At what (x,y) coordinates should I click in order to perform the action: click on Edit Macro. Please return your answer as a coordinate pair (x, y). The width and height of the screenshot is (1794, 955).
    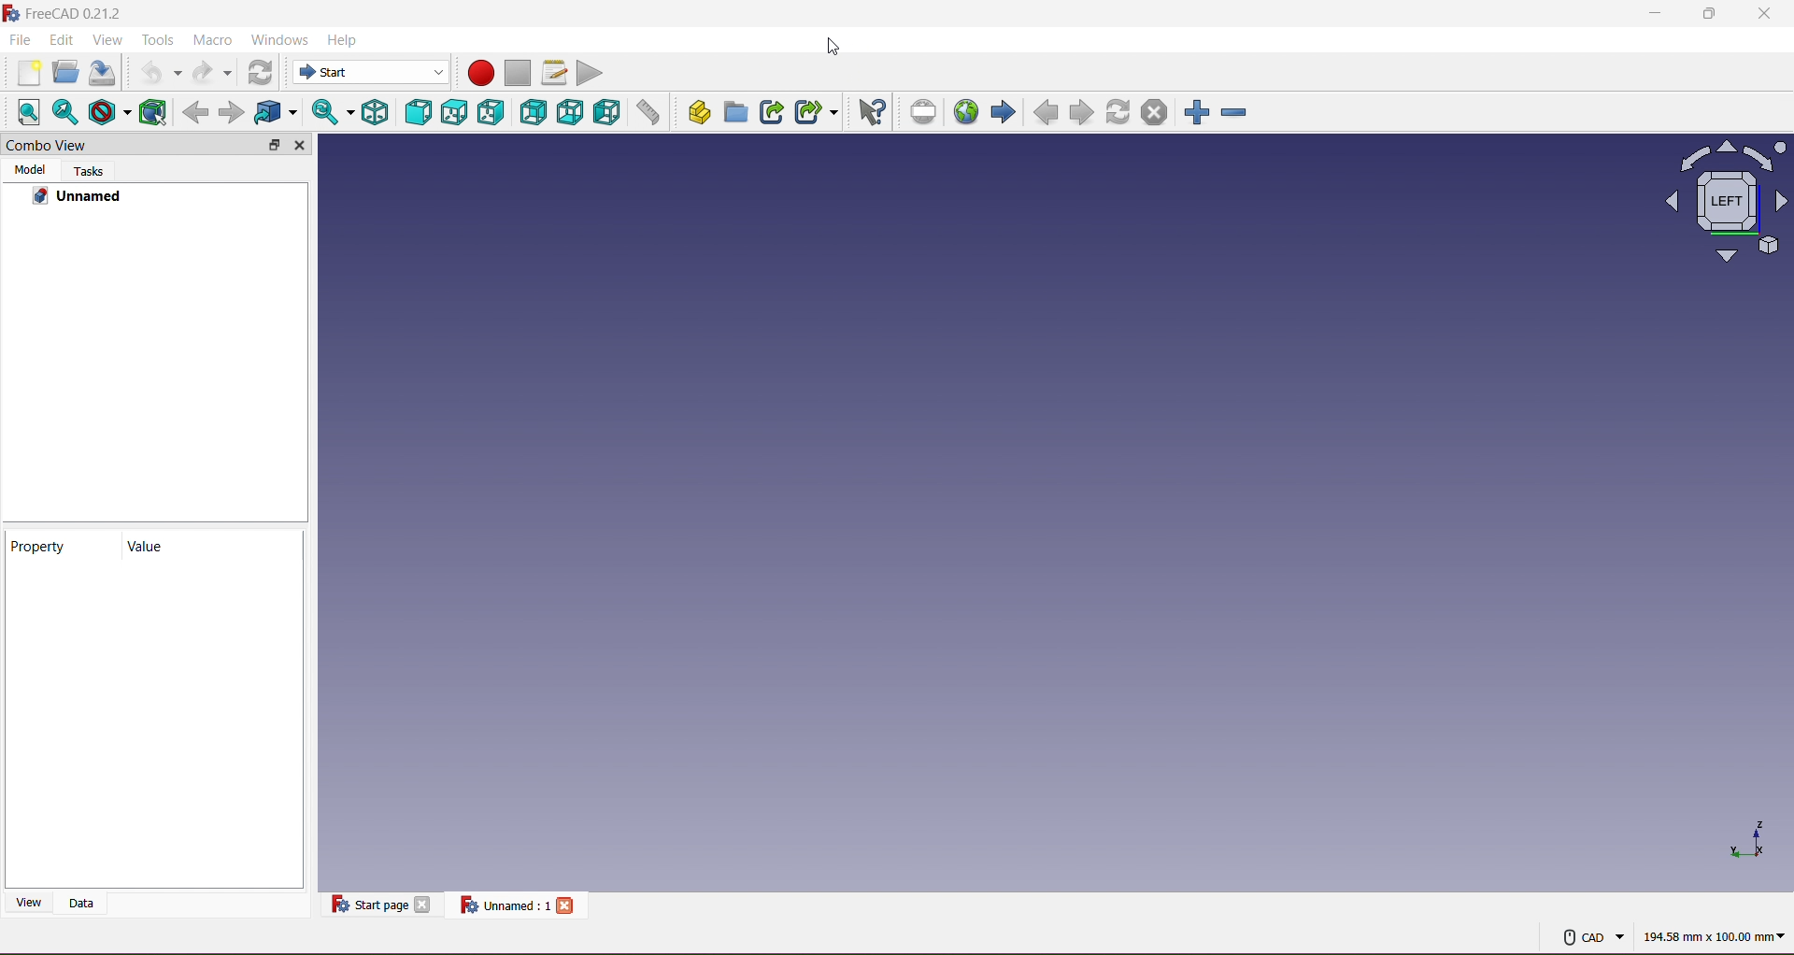
    Looking at the image, I should click on (553, 73).